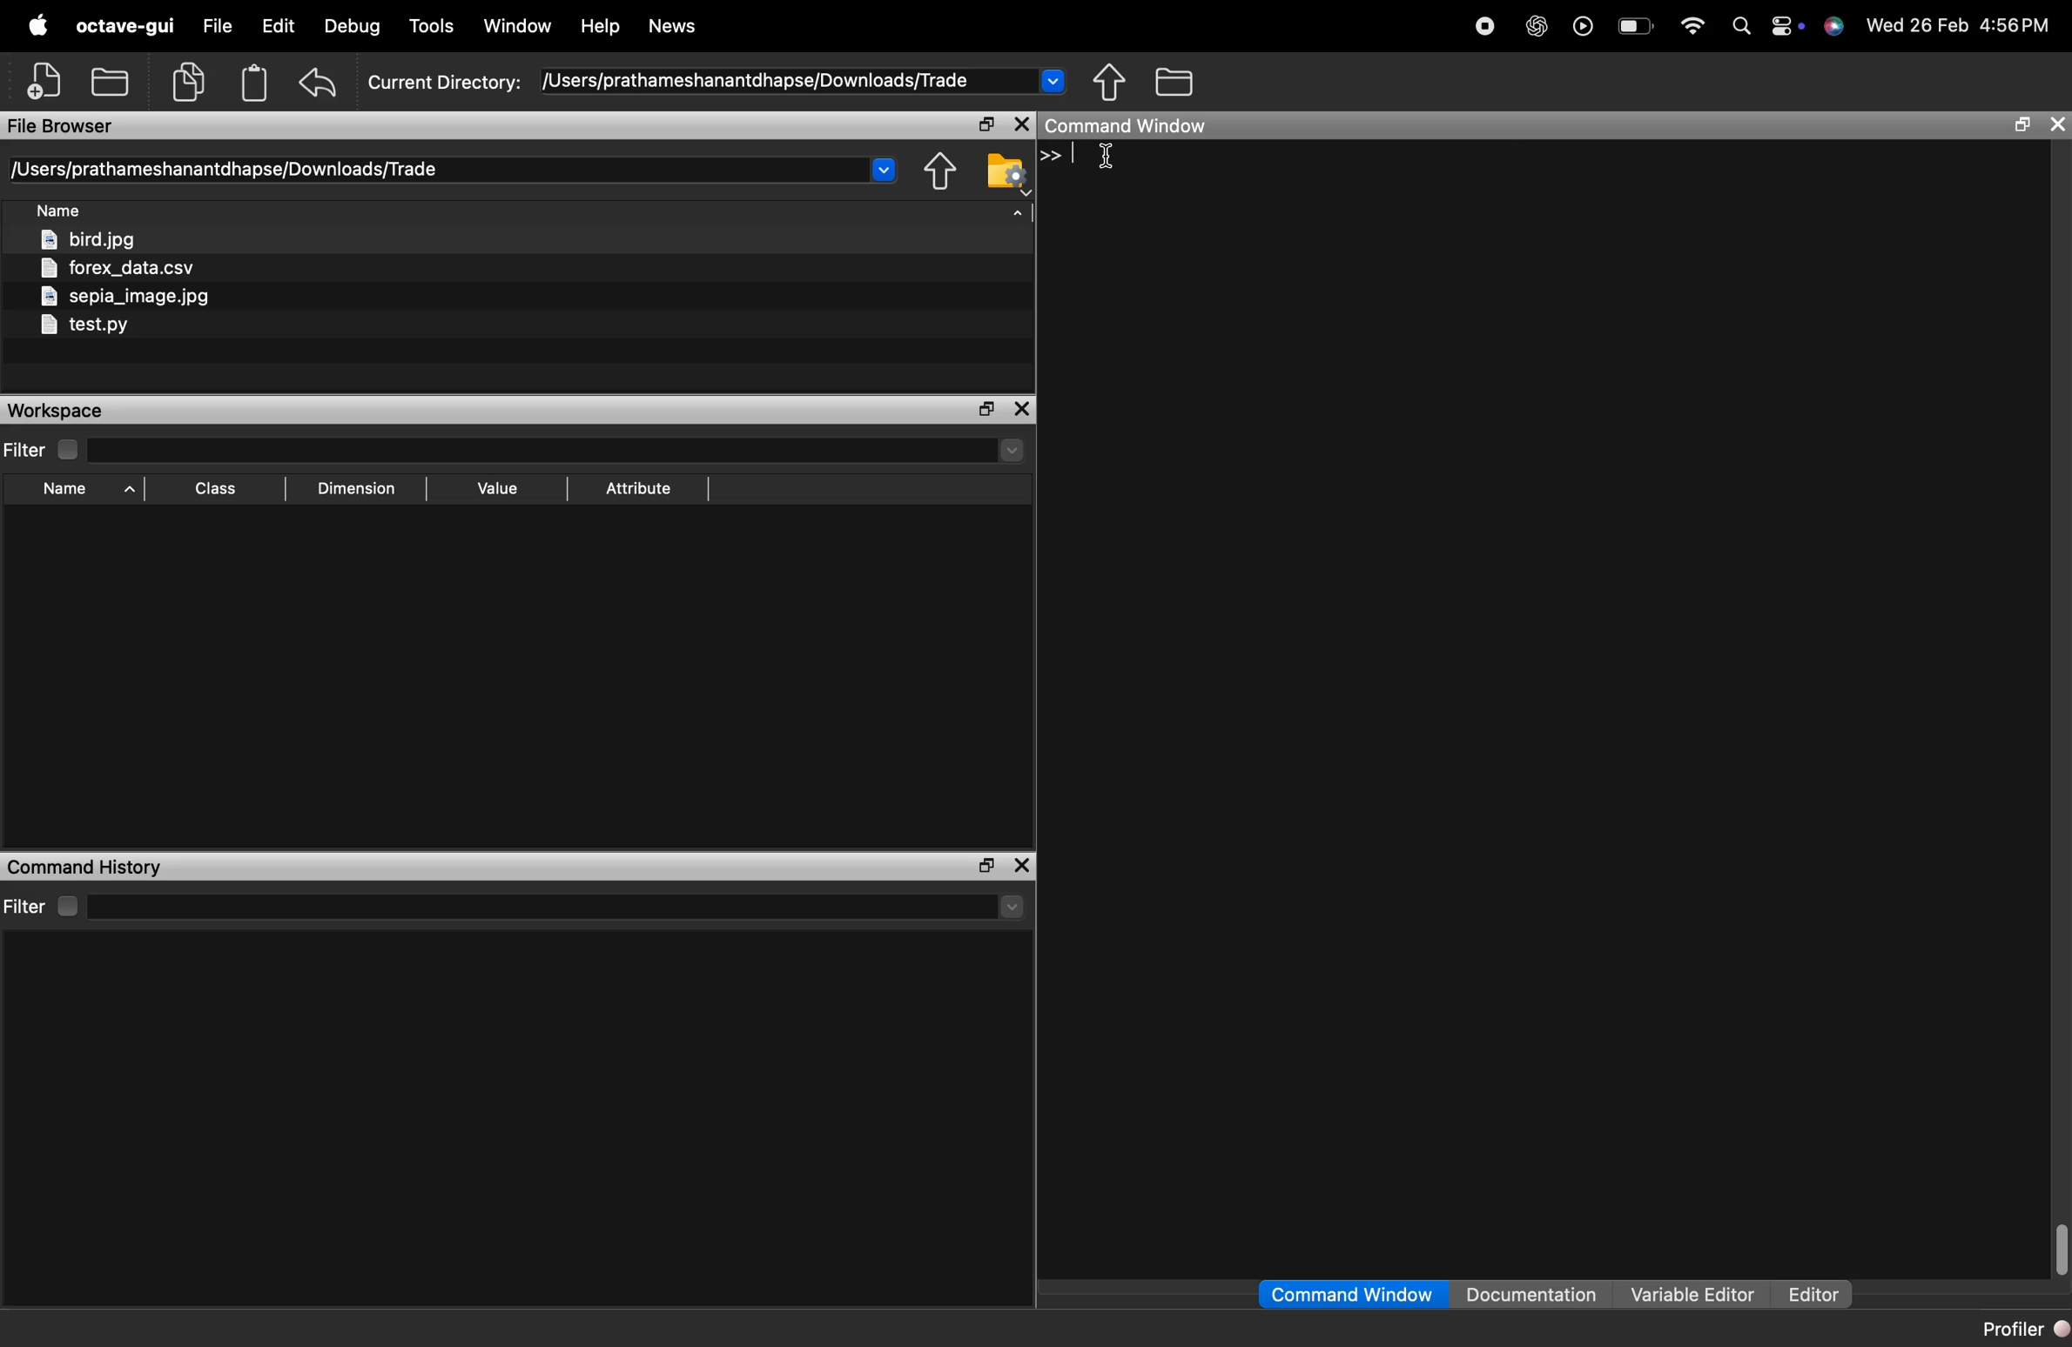 This screenshot has height=1347, width=2072. What do you see at coordinates (46, 78) in the screenshot?
I see `add file` at bounding box center [46, 78].